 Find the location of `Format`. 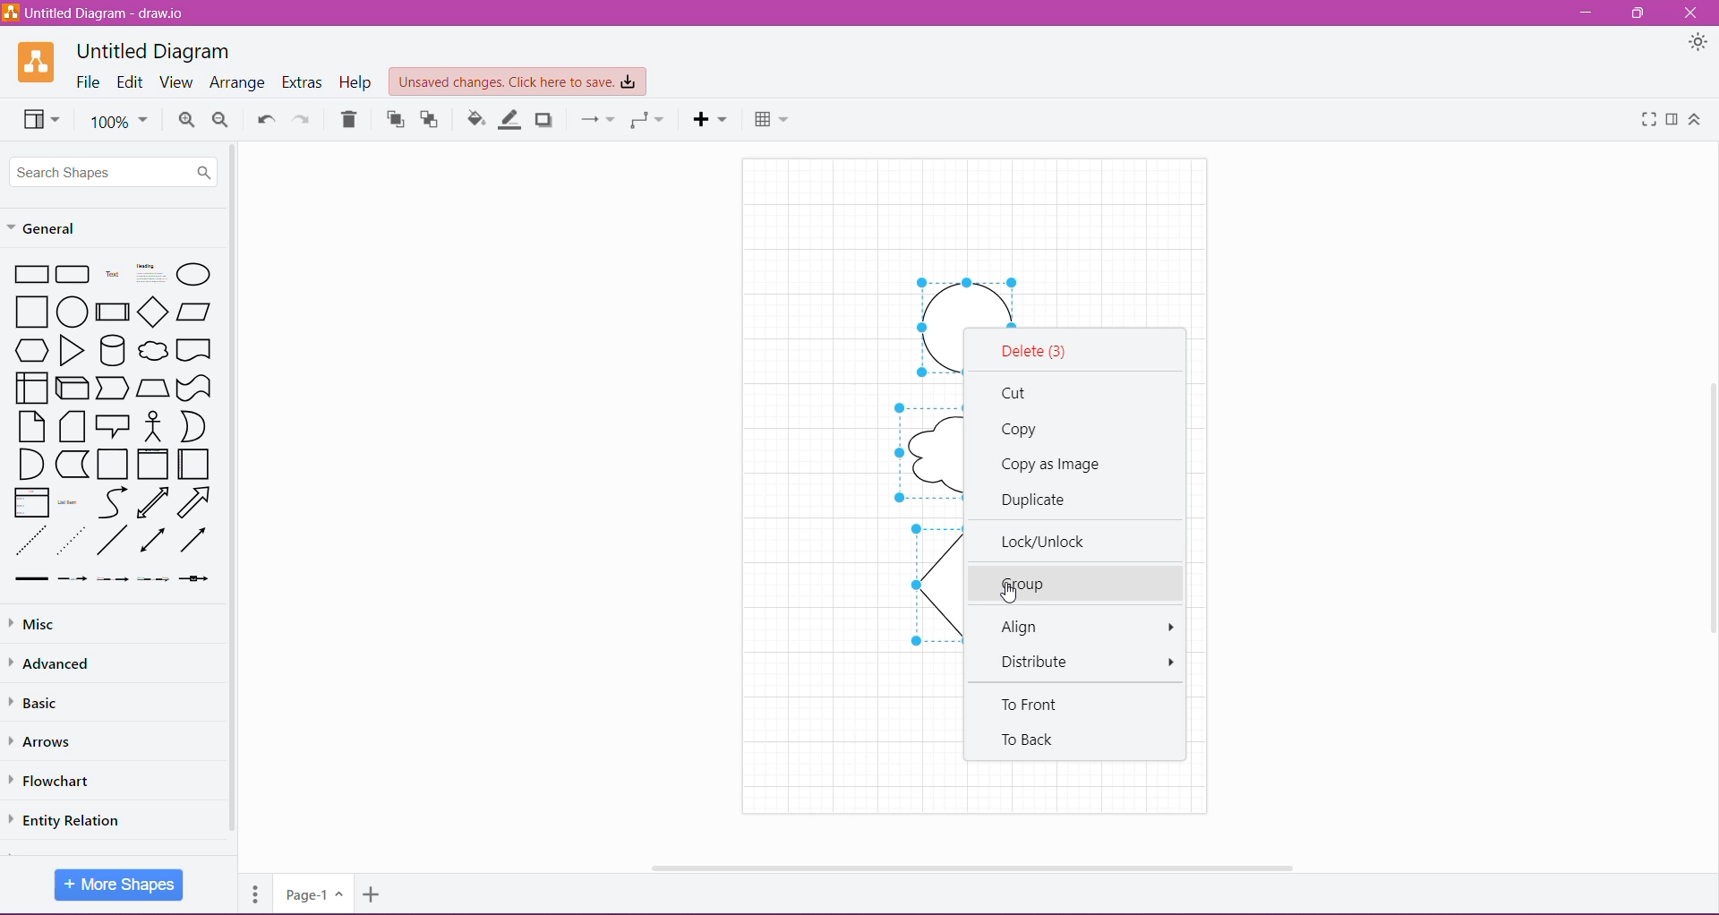

Format is located at coordinates (1672, 119).